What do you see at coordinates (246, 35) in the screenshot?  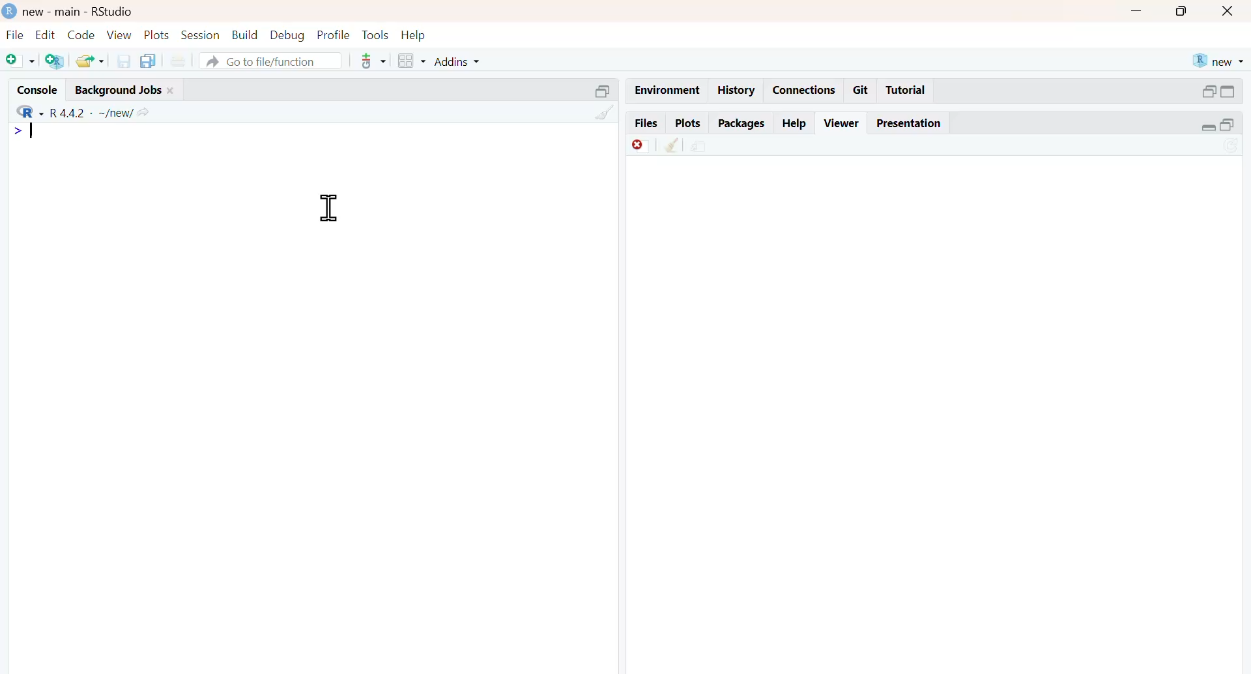 I see `build` at bounding box center [246, 35].